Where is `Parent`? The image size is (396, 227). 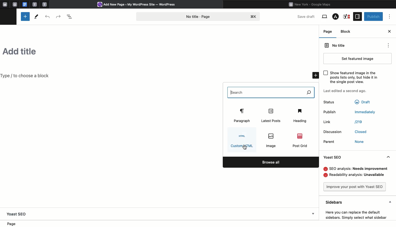
Parent is located at coordinates (345, 142).